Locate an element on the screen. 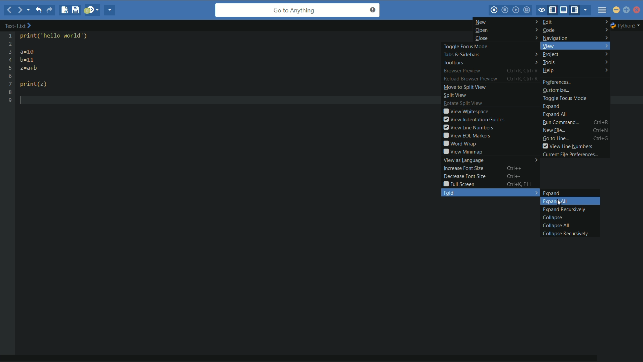 Image resolution: width=643 pixels, height=362 pixels. help is located at coordinates (576, 71).